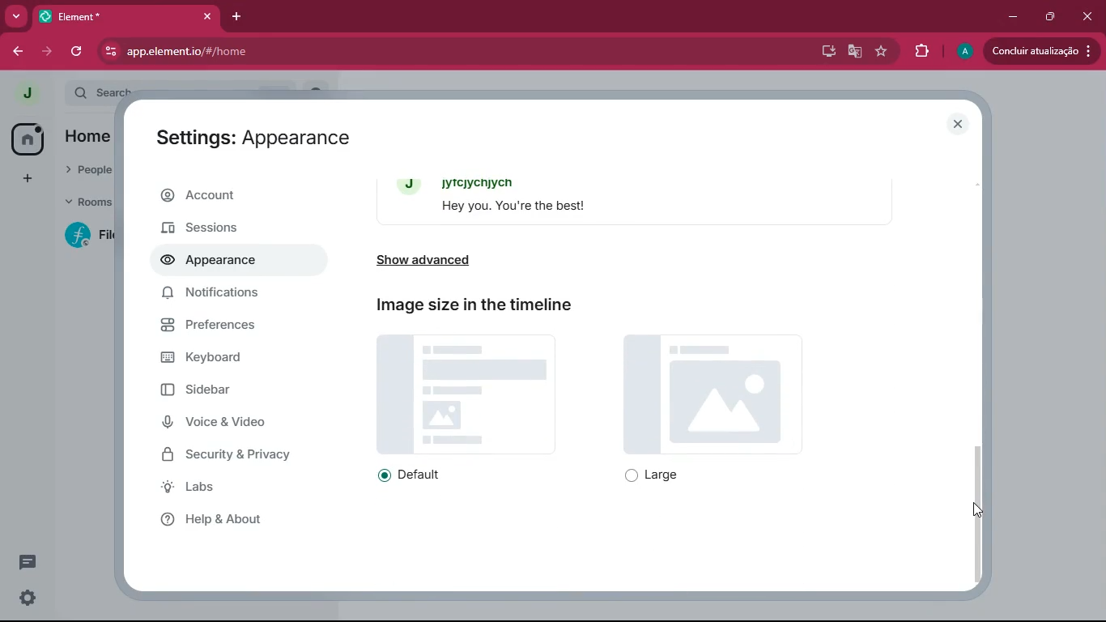 The image size is (1106, 622). Describe the element at coordinates (966, 52) in the screenshot. I see `profile` at that location.